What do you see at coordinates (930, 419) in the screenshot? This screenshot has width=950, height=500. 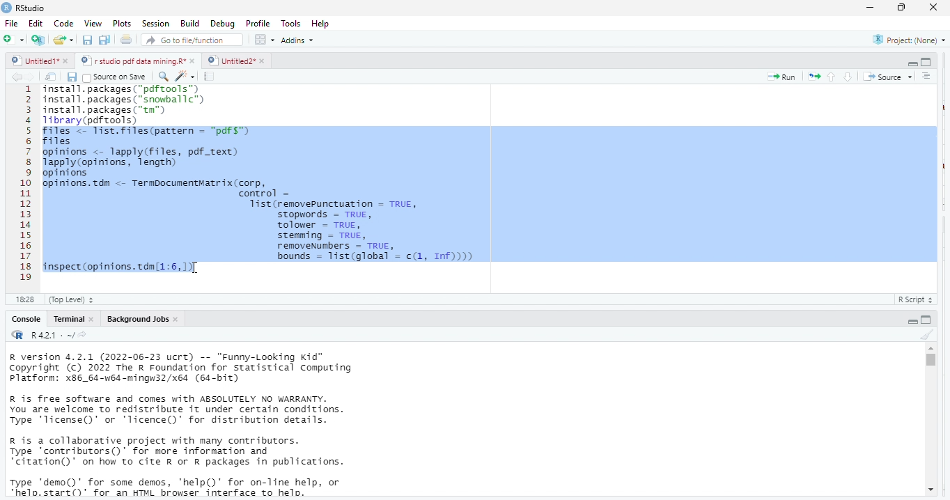 I see `vertical scroll bar` at bounding box center [930, 419].